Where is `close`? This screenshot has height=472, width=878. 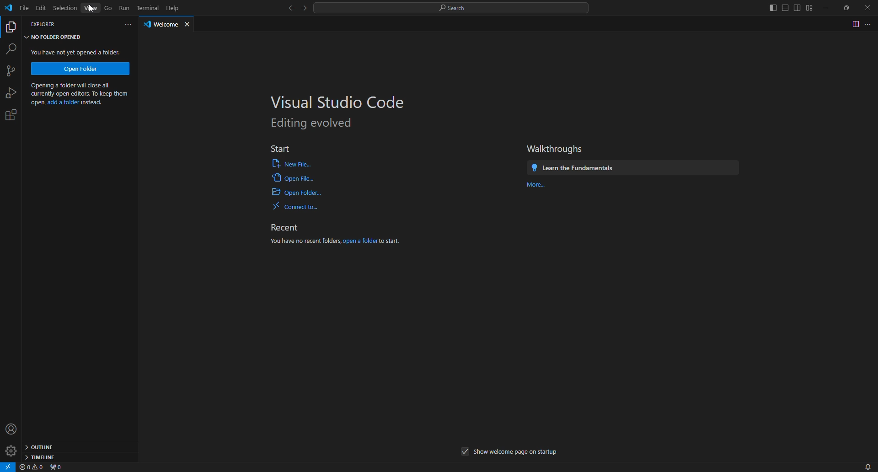
close is located at coordinates (868, 8).